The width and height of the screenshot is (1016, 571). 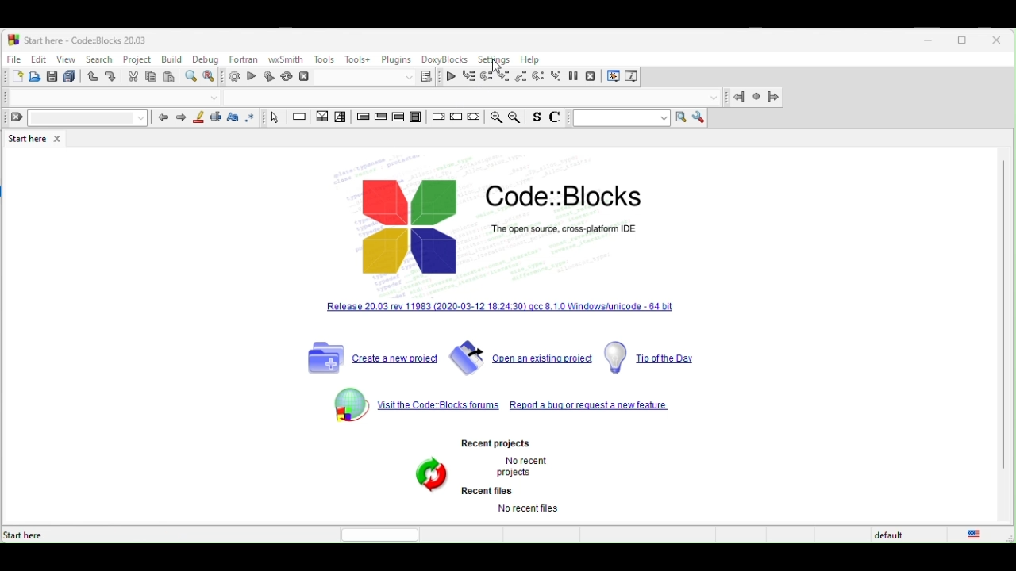 I want to click on view, so click(x=67, y=59).